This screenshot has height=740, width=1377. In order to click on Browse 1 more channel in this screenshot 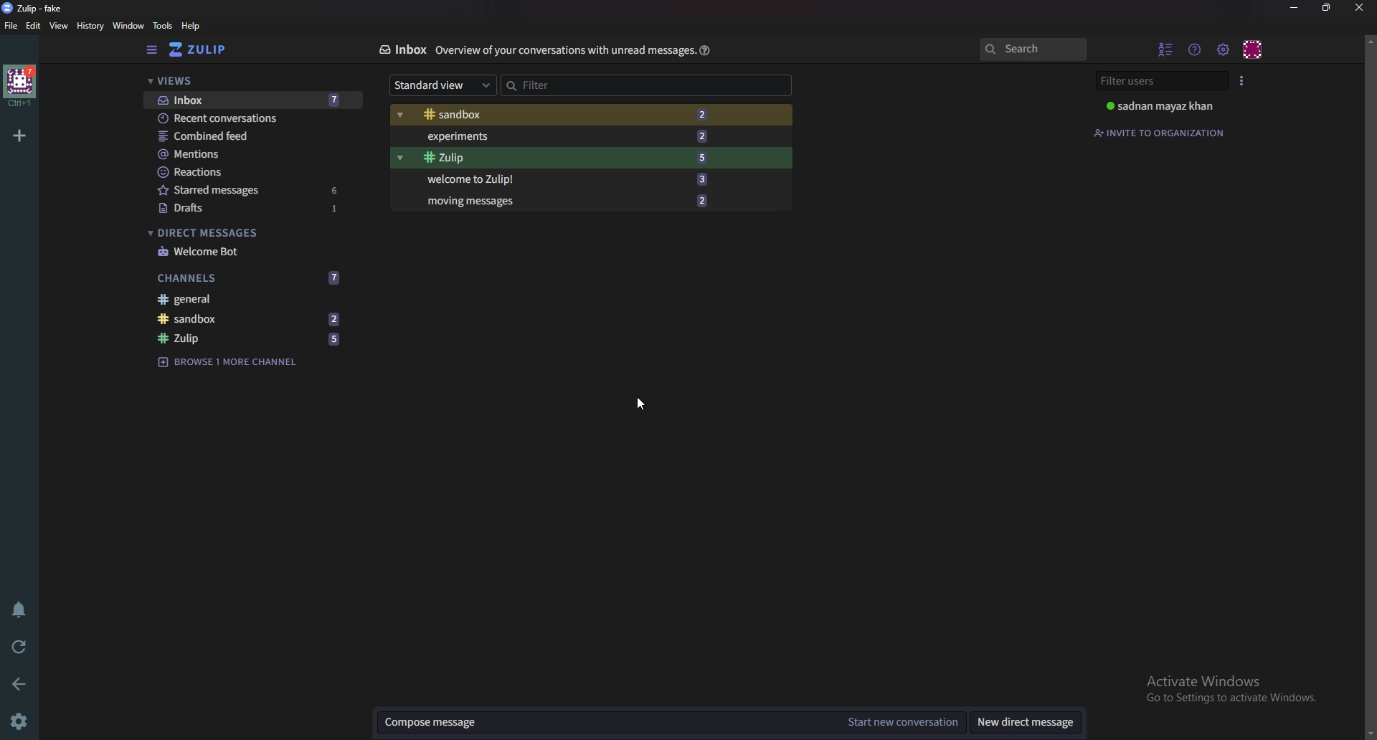, I will do `click(232, 362)`.